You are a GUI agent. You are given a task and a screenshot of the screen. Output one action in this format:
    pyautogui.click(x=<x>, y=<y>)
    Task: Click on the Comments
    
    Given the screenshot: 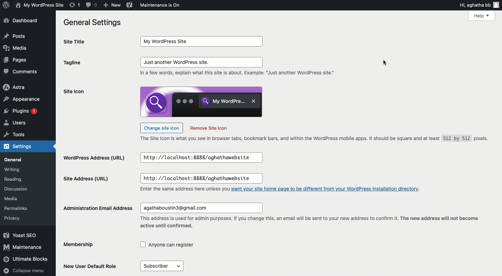 What is the action you would take?
    pyautogui.click(x=21, y=72)
    